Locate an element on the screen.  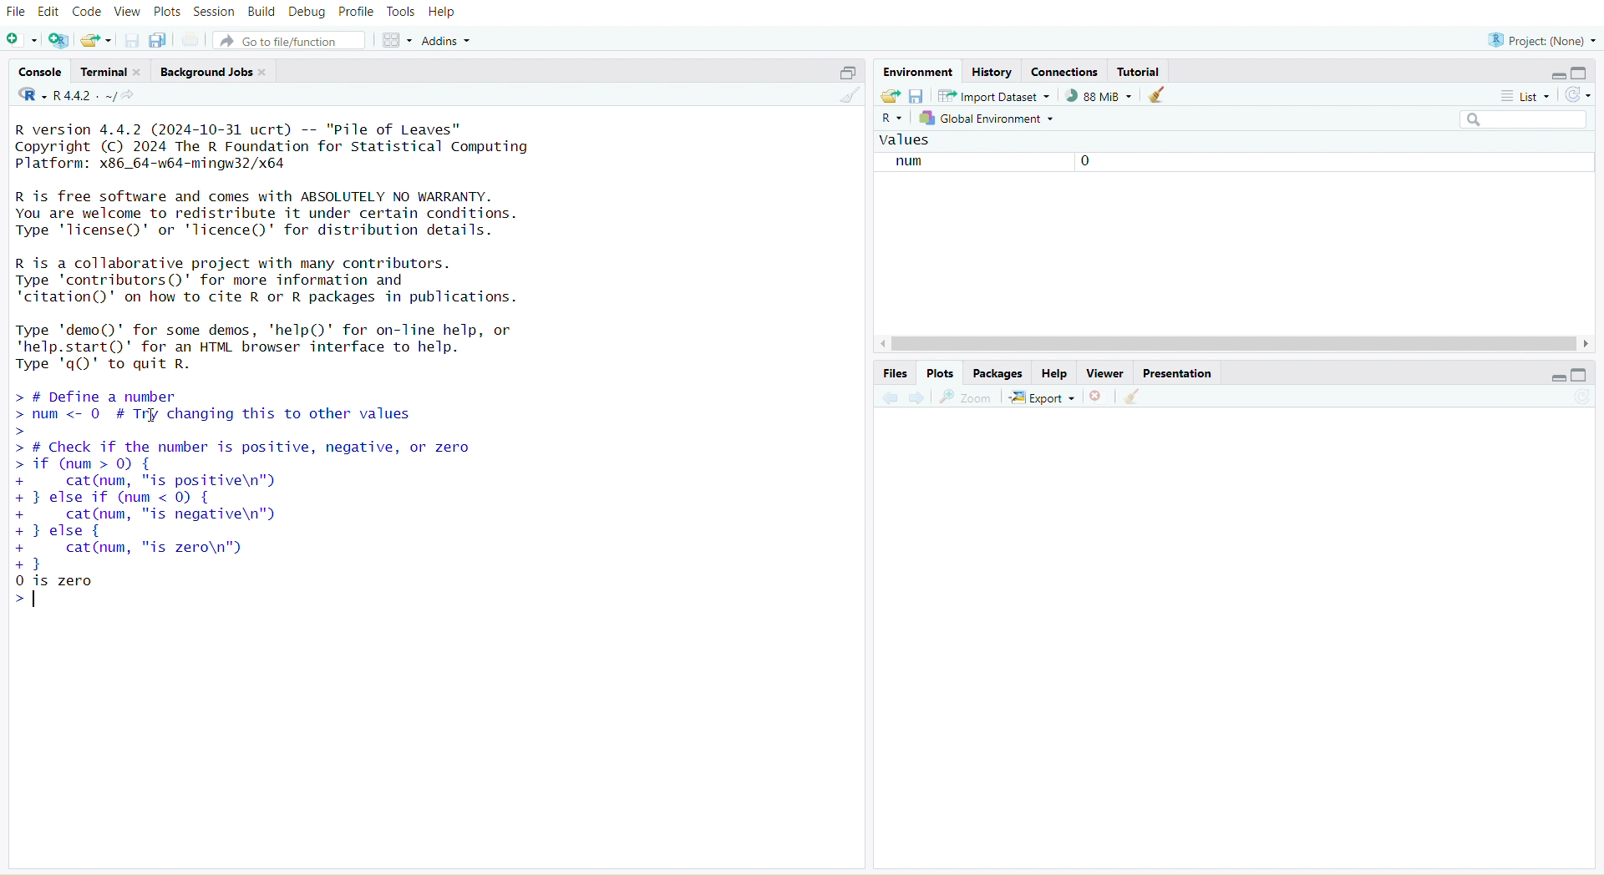
print current file  is located at coordinates (193, 41).